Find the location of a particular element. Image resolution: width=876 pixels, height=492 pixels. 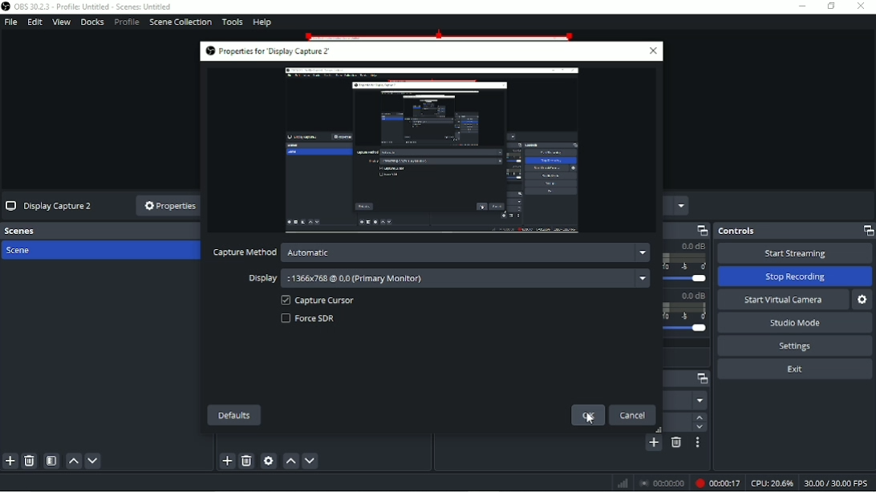

Fade menu is located at coordinates (687, 400).